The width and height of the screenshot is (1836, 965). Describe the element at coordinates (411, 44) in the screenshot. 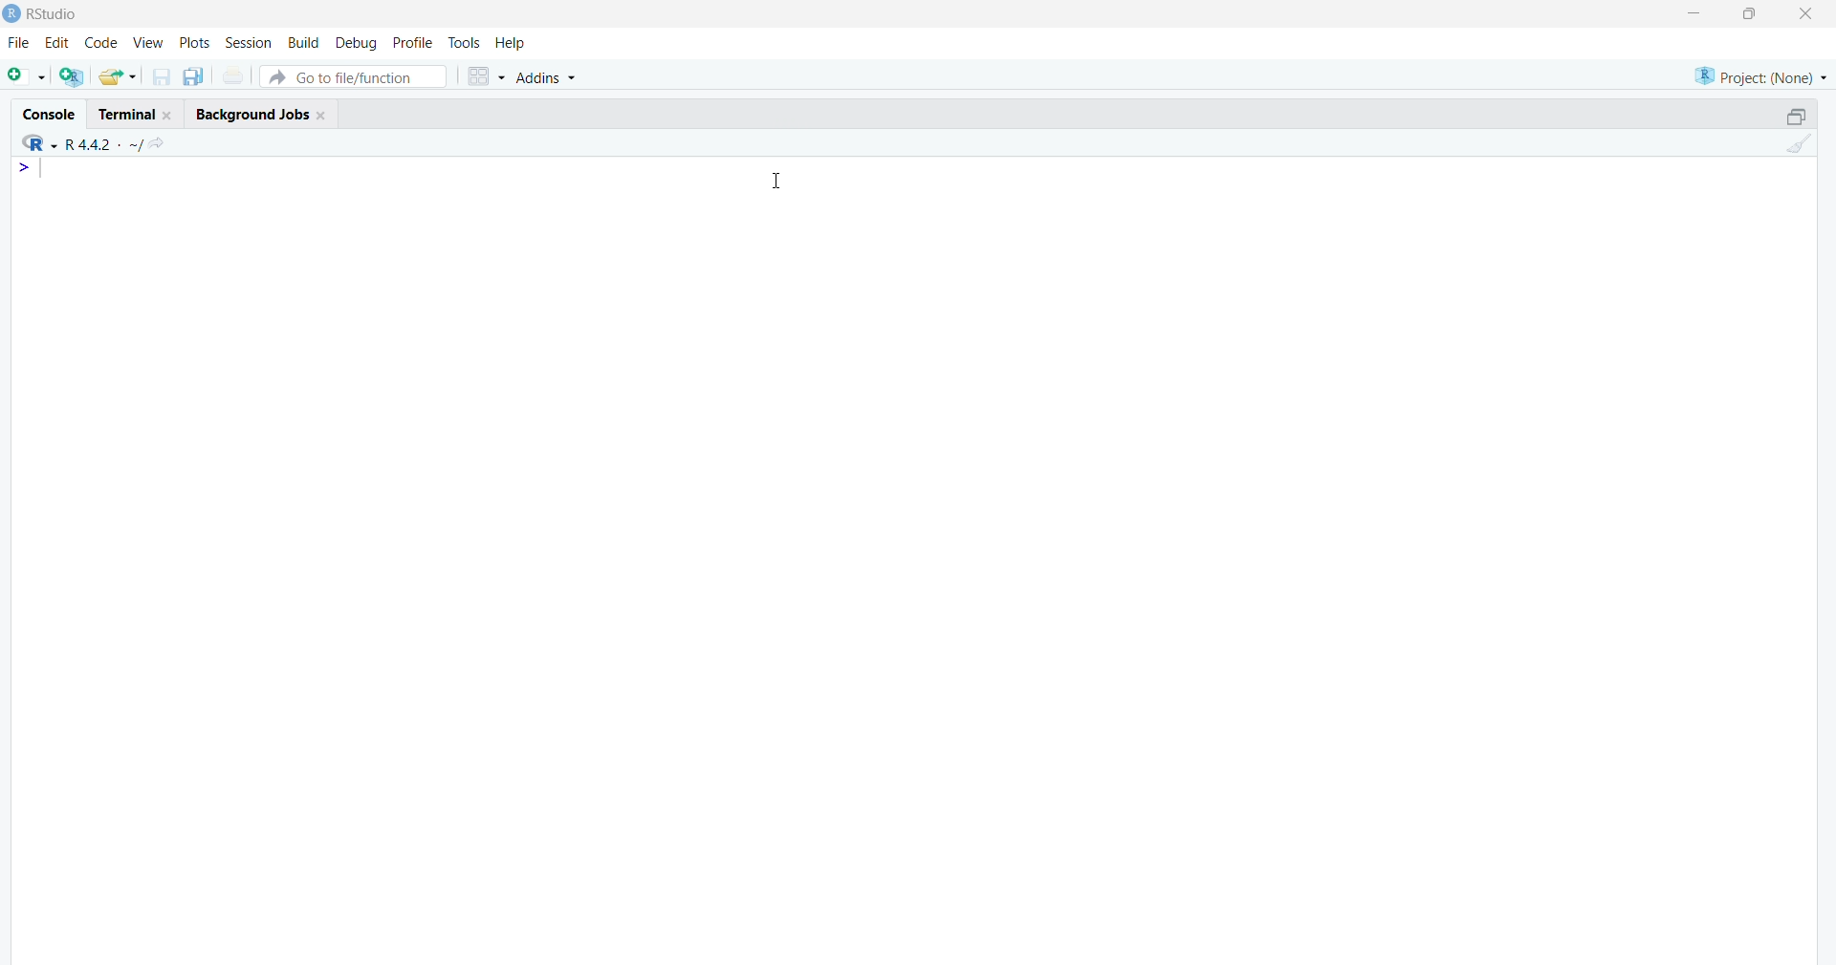

I see `profile` at that location.